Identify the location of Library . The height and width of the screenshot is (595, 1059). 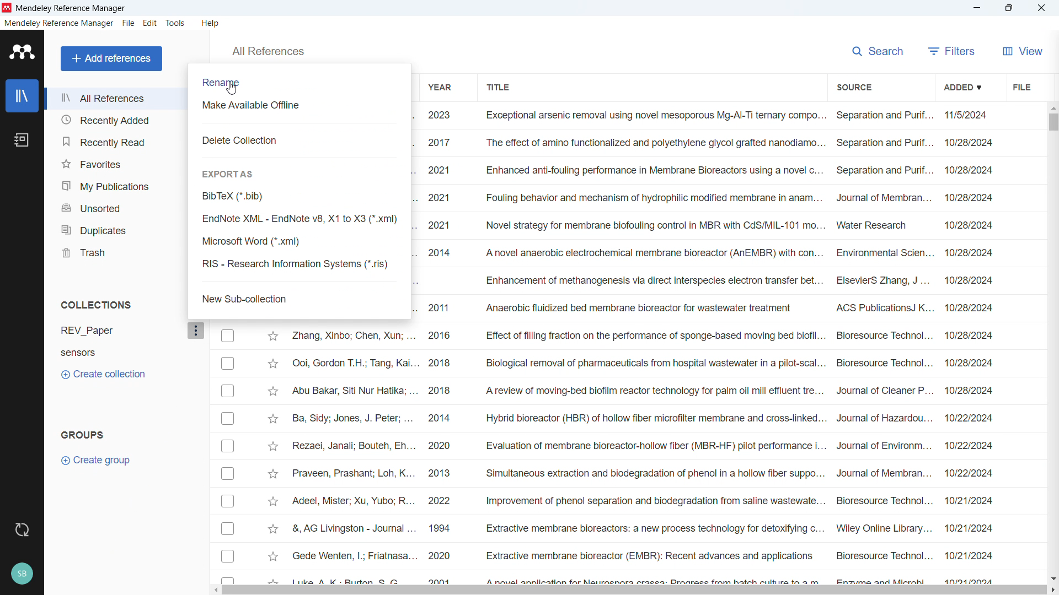
(22, 95).